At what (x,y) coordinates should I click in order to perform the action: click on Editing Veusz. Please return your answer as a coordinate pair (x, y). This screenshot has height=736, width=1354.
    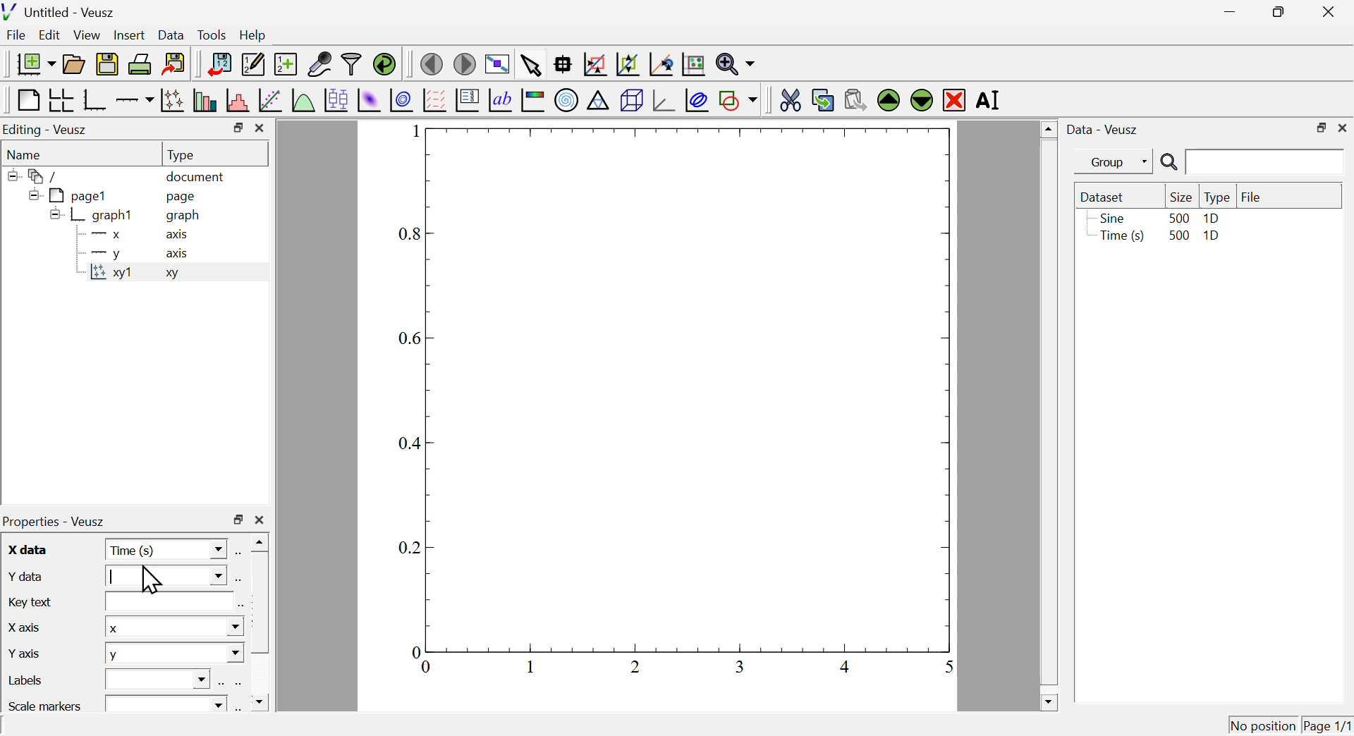
    Looking at the image, I should click on (48, 130).